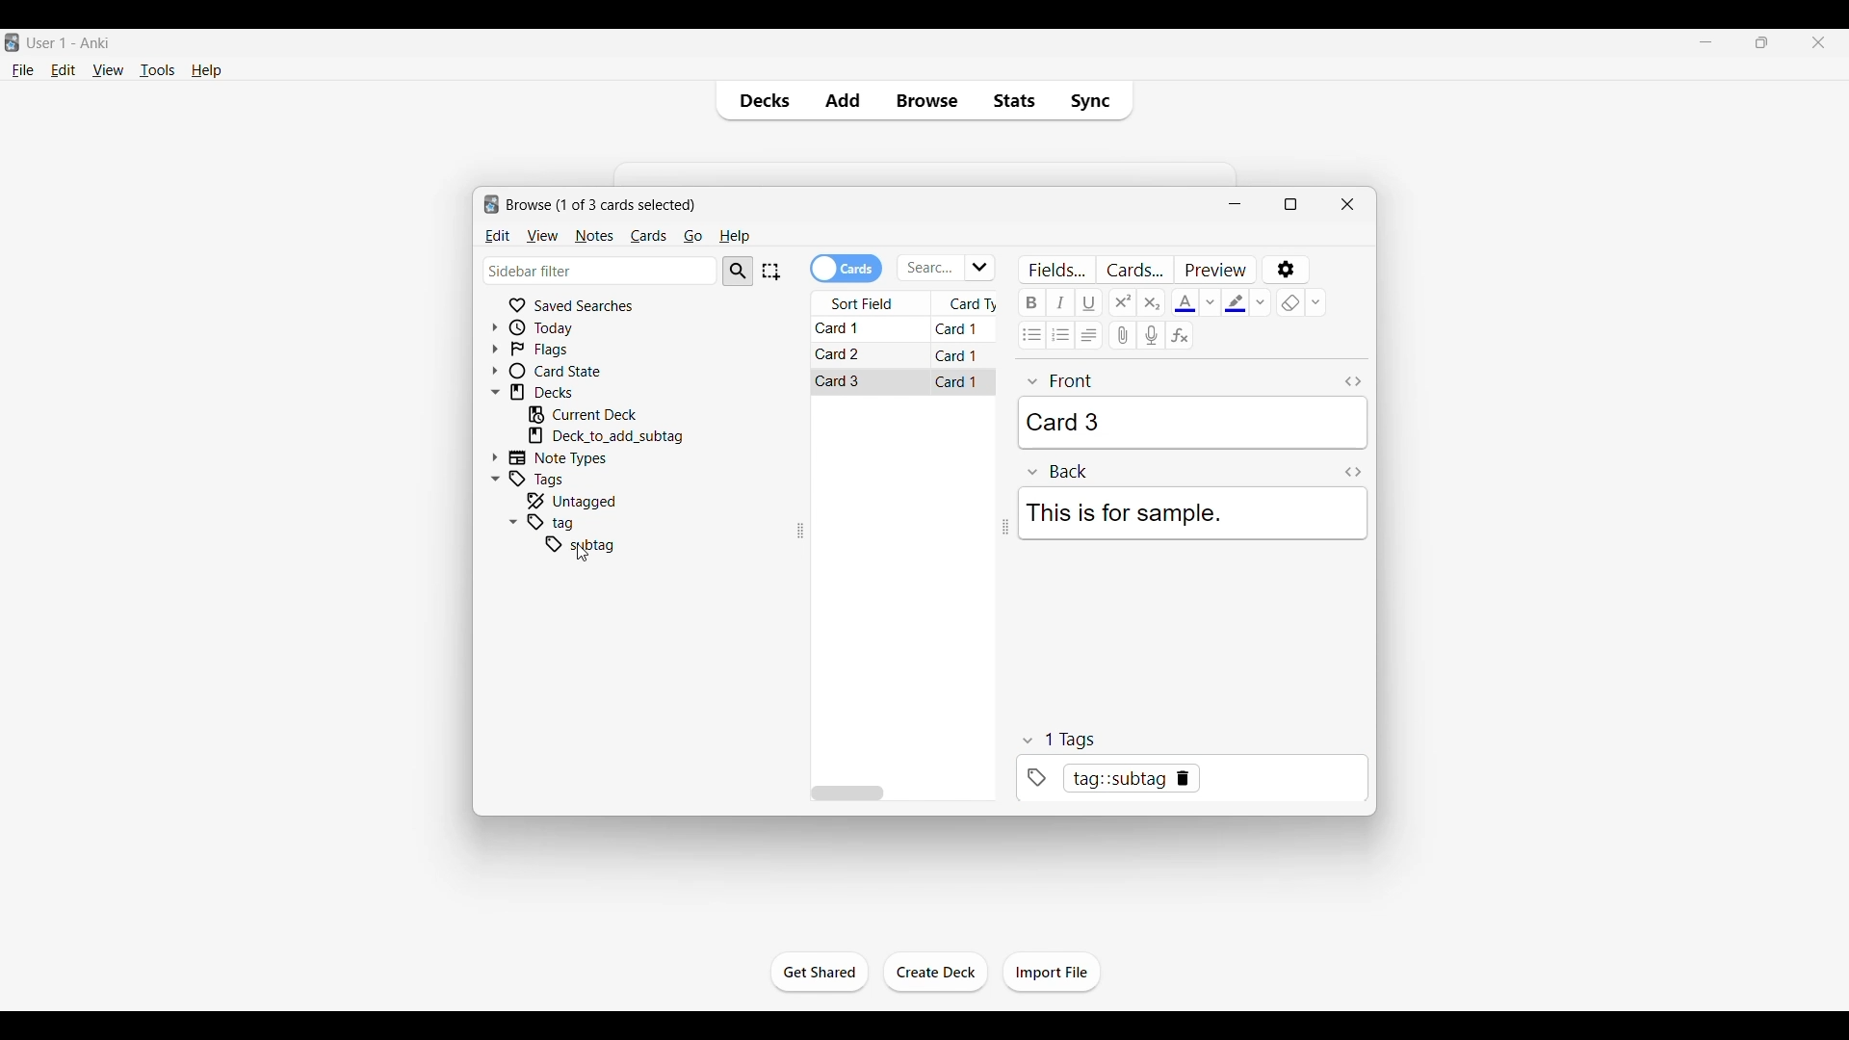 The image size is (1849, 1040). Describe the element at coordinates (1061, 381) in the screenshot. I see `front` at that location.